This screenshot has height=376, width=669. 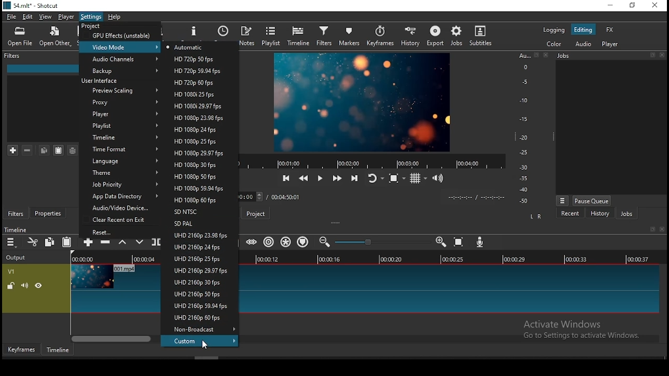 What do you see at coordinates (583, 43) in the screenshot?
I see `audio` at bounding box center [583, 43].